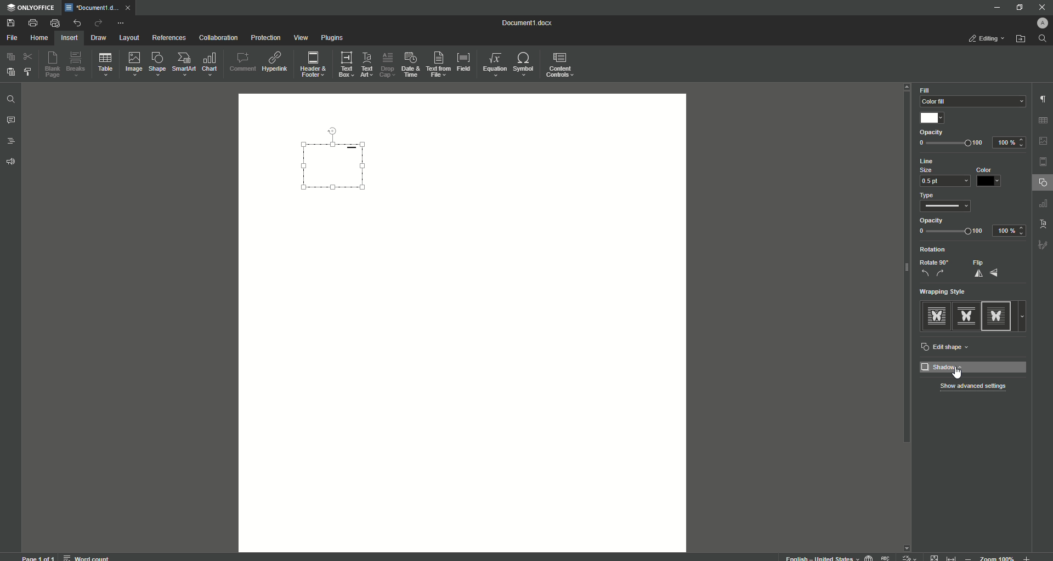  I want to click on Save, so click(12, 24).